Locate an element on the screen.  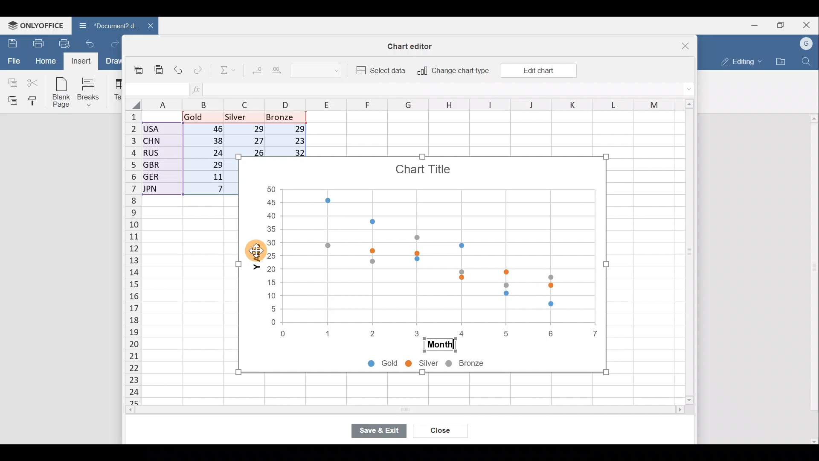
Chart editor is located at coordinates (414, 44).